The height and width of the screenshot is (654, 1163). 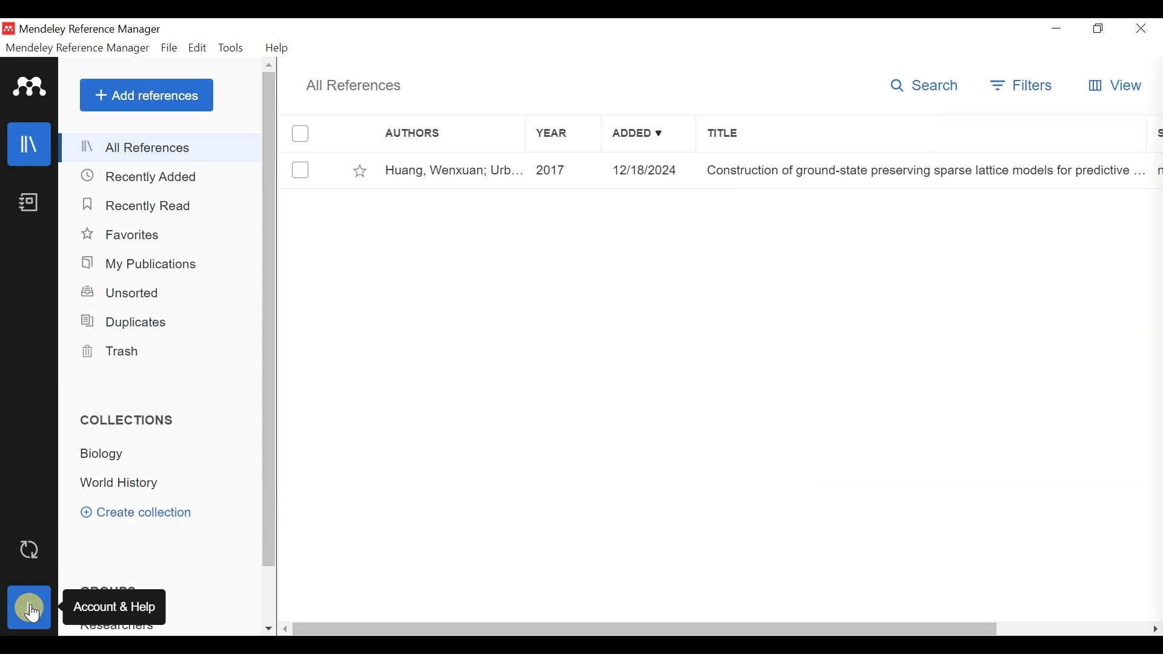 What do you see at coordinates (650, 137) in the screenshot?
I see `Added` at bounding box center [650, 137].